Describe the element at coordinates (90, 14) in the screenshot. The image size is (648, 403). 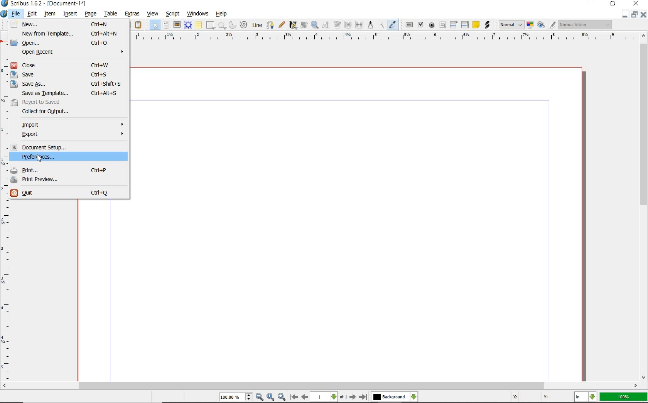
I see `page` at that location.